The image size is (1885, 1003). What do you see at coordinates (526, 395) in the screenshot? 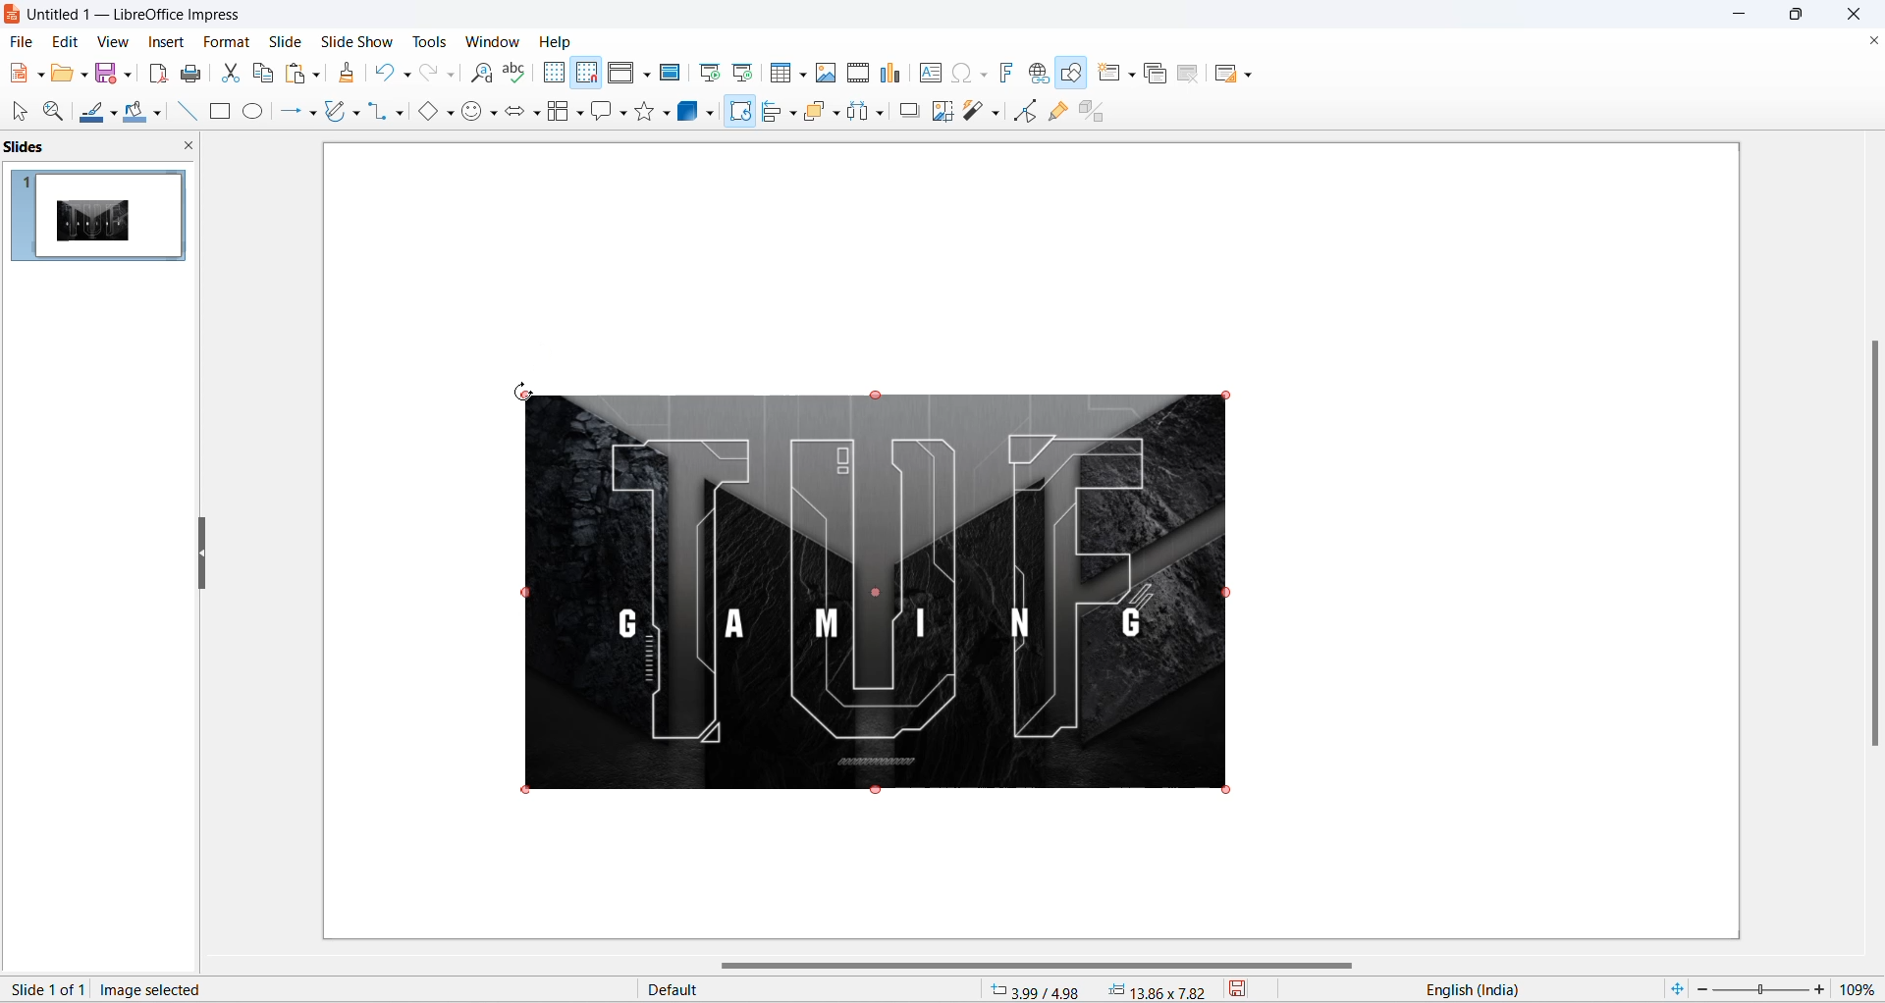
I see `image selection markup` at bounding box center [526, 395].